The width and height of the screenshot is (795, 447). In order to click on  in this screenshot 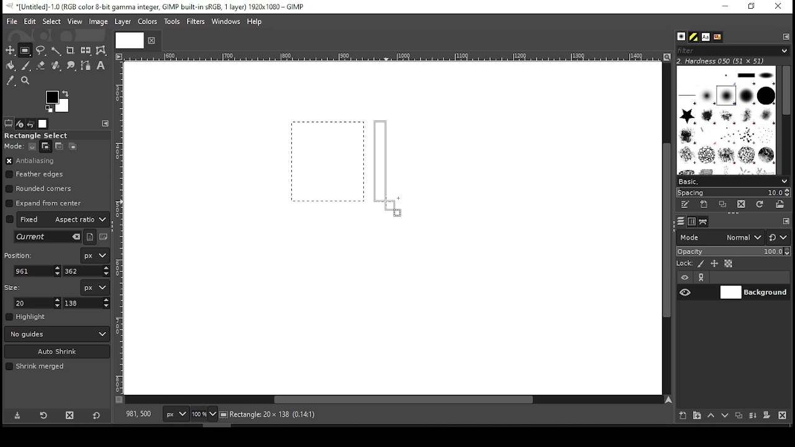, I will do `click(120, 228)`.